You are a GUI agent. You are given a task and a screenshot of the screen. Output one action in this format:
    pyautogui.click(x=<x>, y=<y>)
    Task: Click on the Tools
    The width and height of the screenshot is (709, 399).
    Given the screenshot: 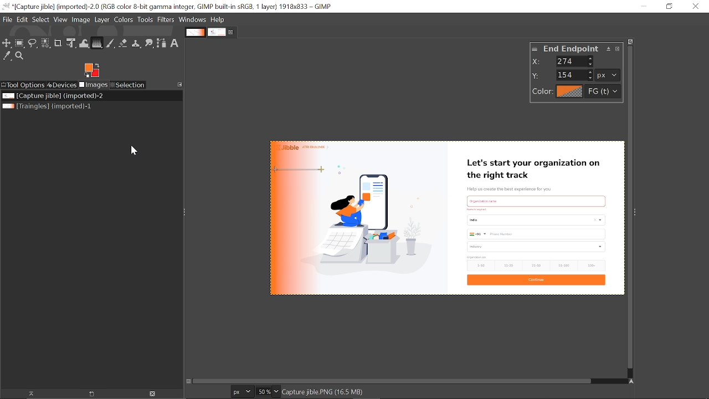 What is the action you would take?
    pyautogui.click(x=146, y=19)
    